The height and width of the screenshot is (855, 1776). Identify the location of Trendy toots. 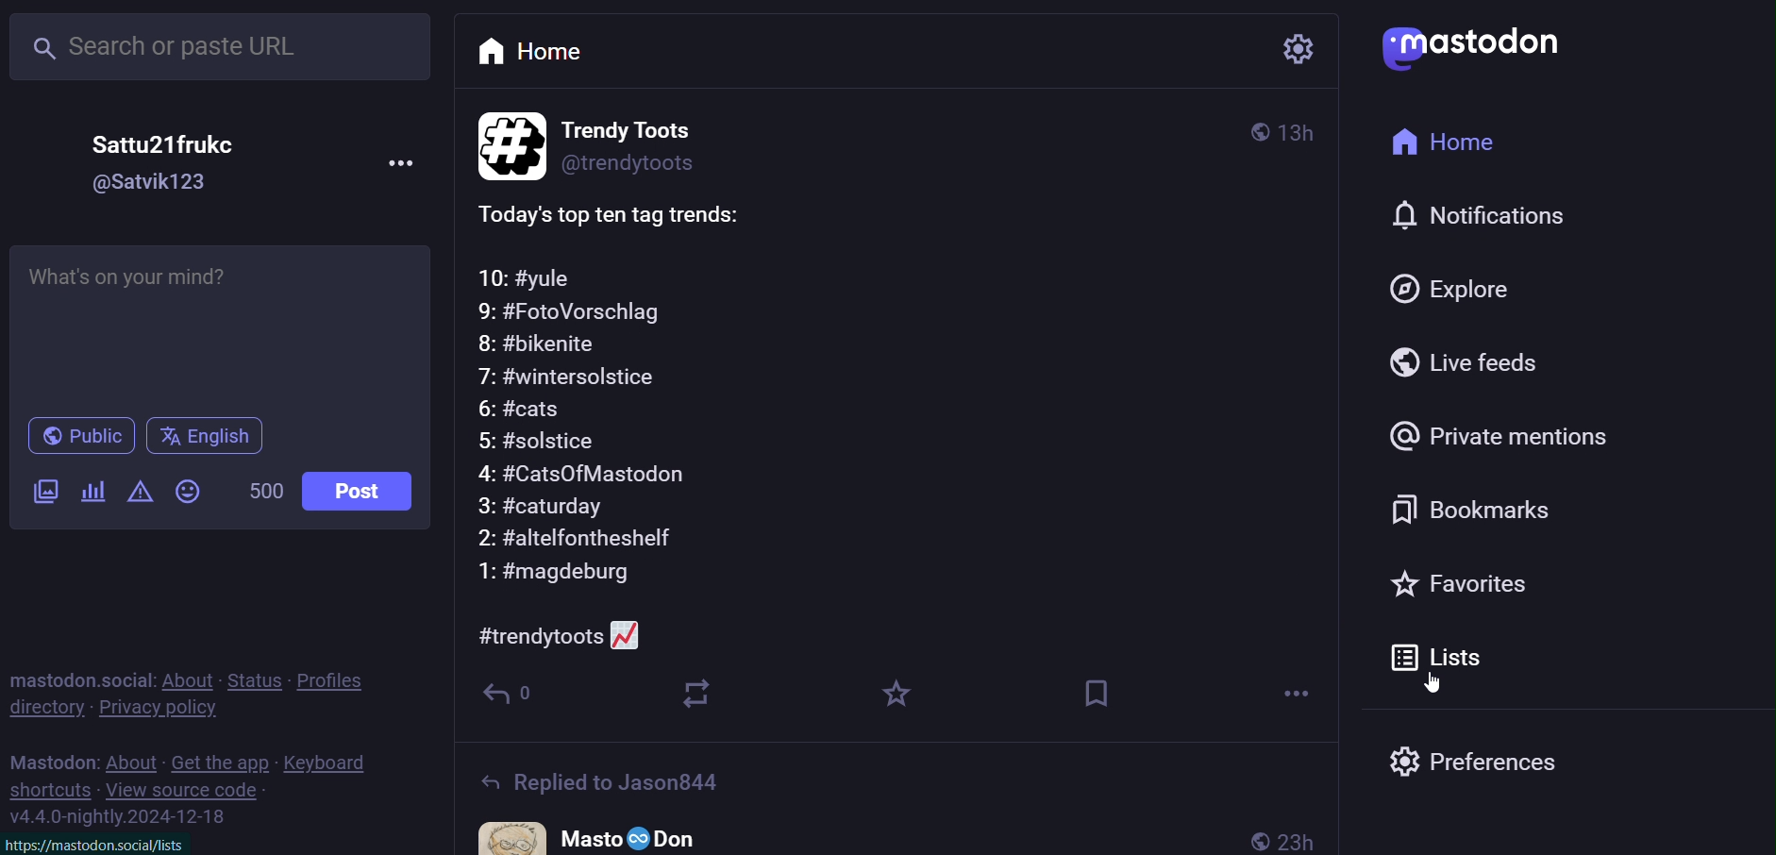
(636, 129).